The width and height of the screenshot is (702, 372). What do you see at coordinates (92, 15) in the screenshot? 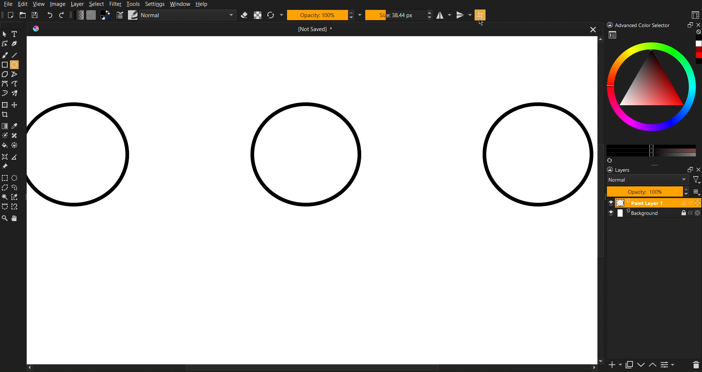
I see `Color Settings` at bounding box center [92, 15].